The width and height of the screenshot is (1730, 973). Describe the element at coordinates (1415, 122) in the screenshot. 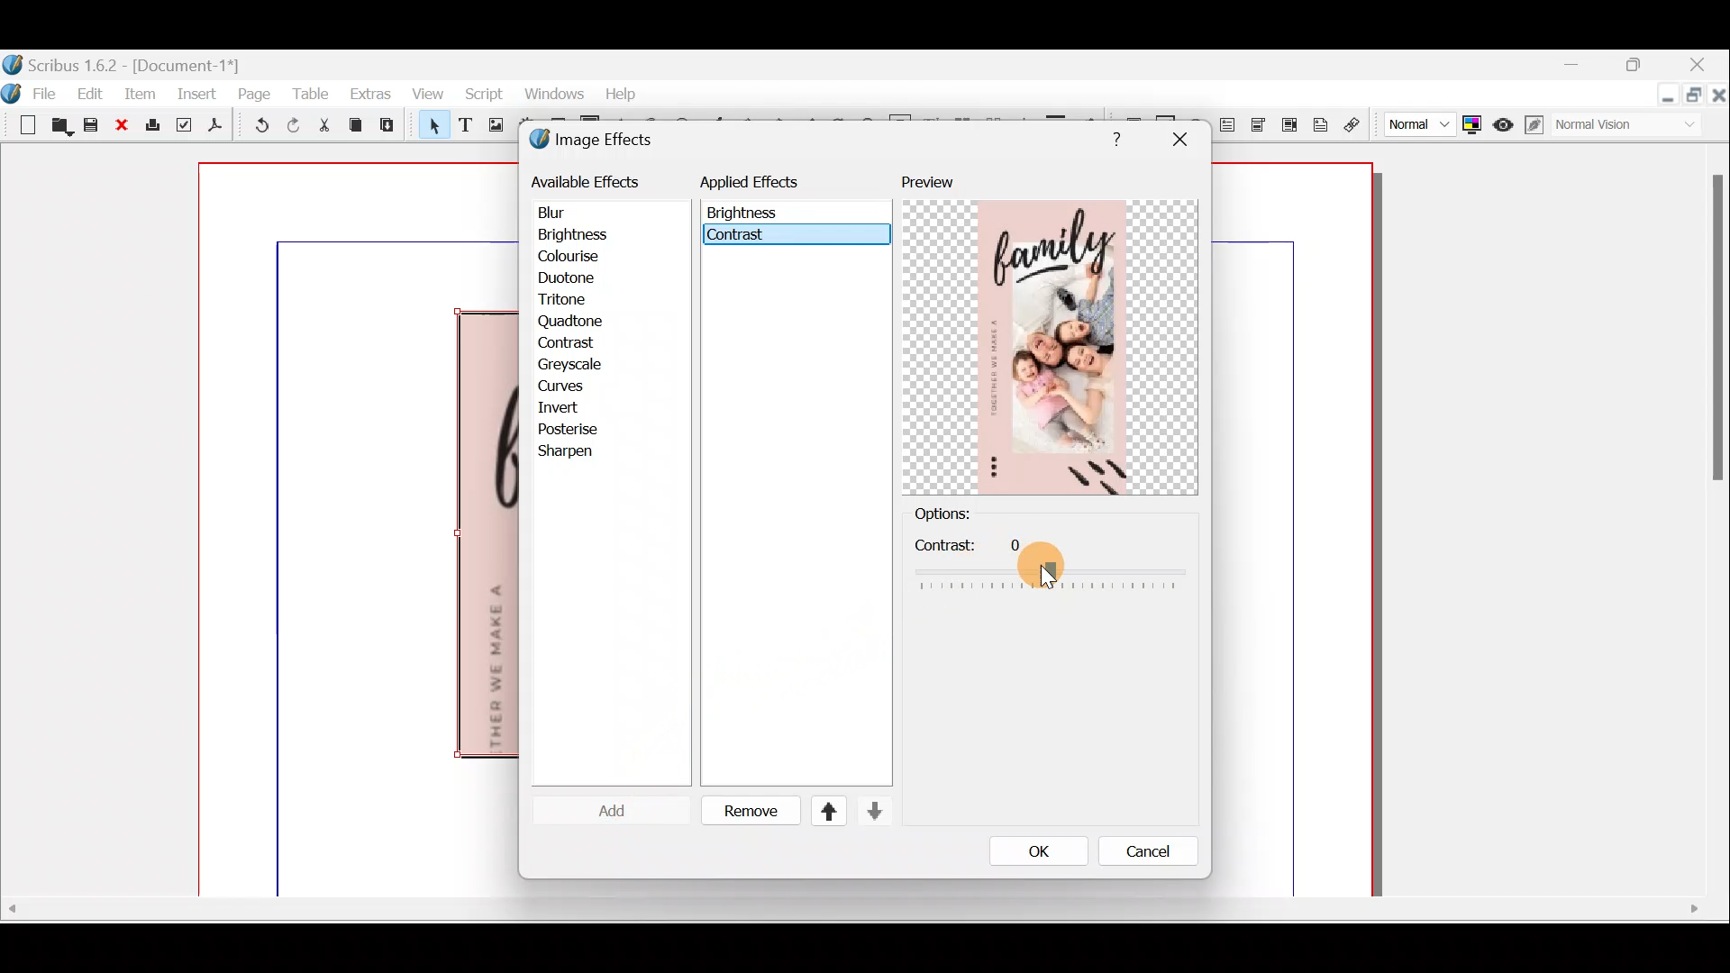

I see `Select image preview quality` at that location.